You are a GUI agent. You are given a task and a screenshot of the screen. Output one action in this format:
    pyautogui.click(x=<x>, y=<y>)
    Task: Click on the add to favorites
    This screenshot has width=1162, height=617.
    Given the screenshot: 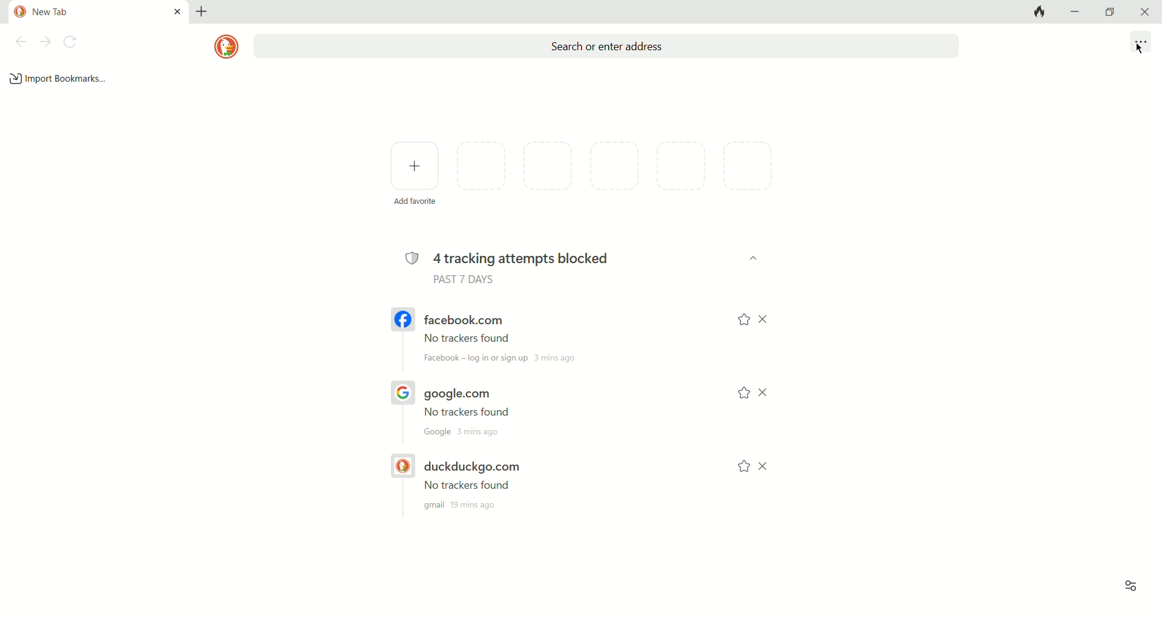 What is the action you would take?
    pyautogui.click(x=740, y=465)
    